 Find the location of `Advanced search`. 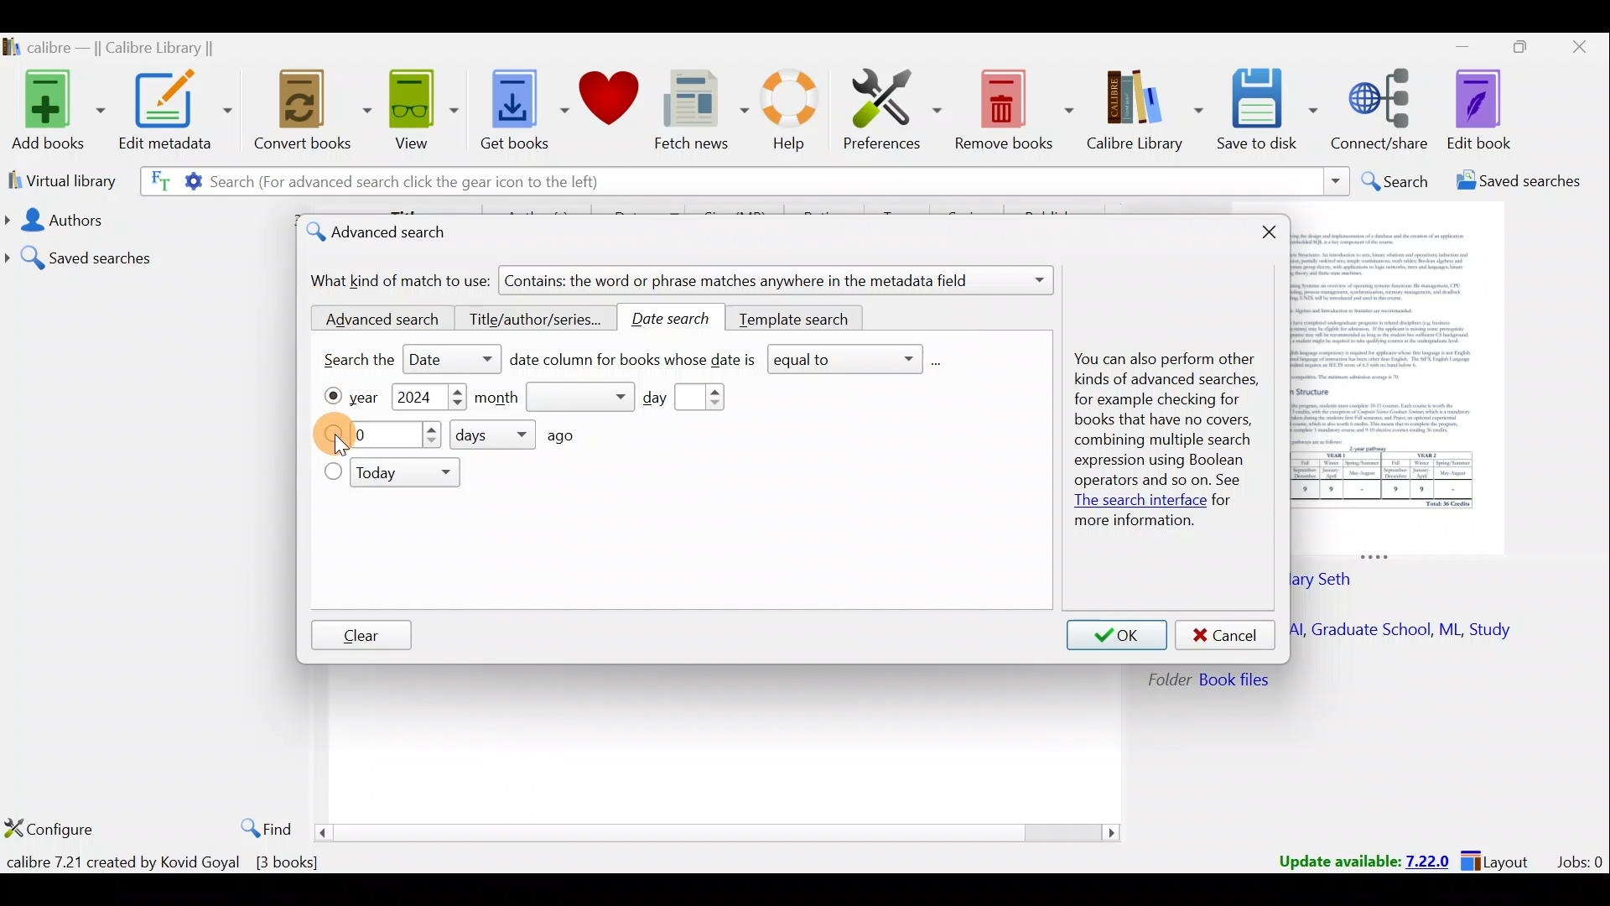

Advanced search is located at coordinates (376, 320).